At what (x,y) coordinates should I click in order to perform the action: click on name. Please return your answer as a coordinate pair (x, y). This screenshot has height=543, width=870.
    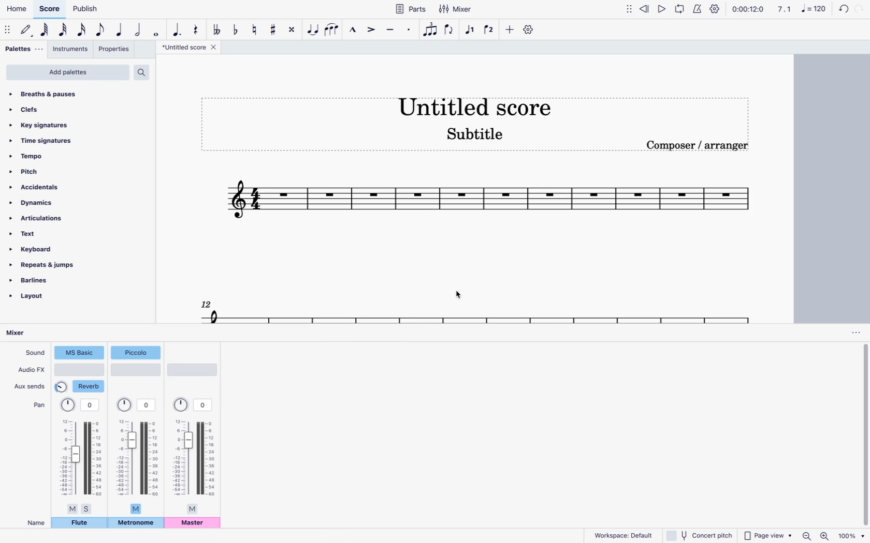
    Looking at the image, I should click on (33, 522).